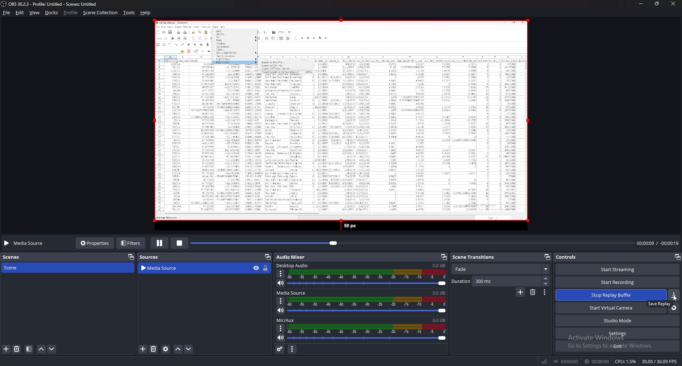 This screenshot has width=682, height=366. What do you see at coordinates (15, 258) in the screenshot?
I see `scenes` at bounding box center [15, 258].